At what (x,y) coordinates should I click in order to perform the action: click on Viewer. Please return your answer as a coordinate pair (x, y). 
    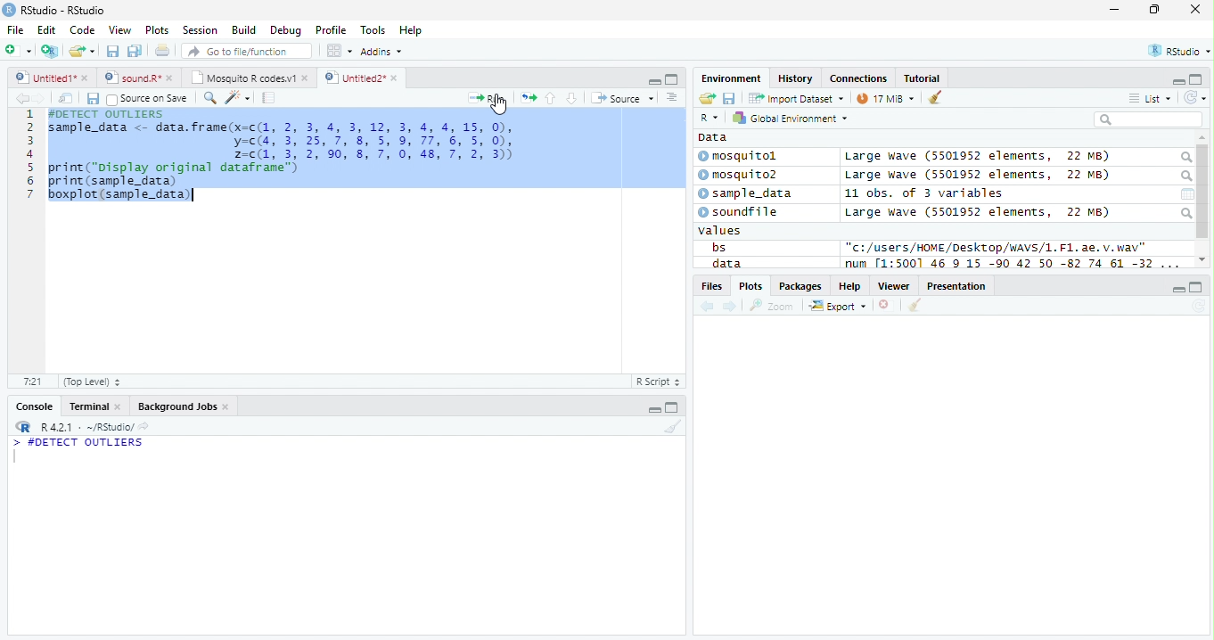
    Looking at the image, I should click on (894, 286).